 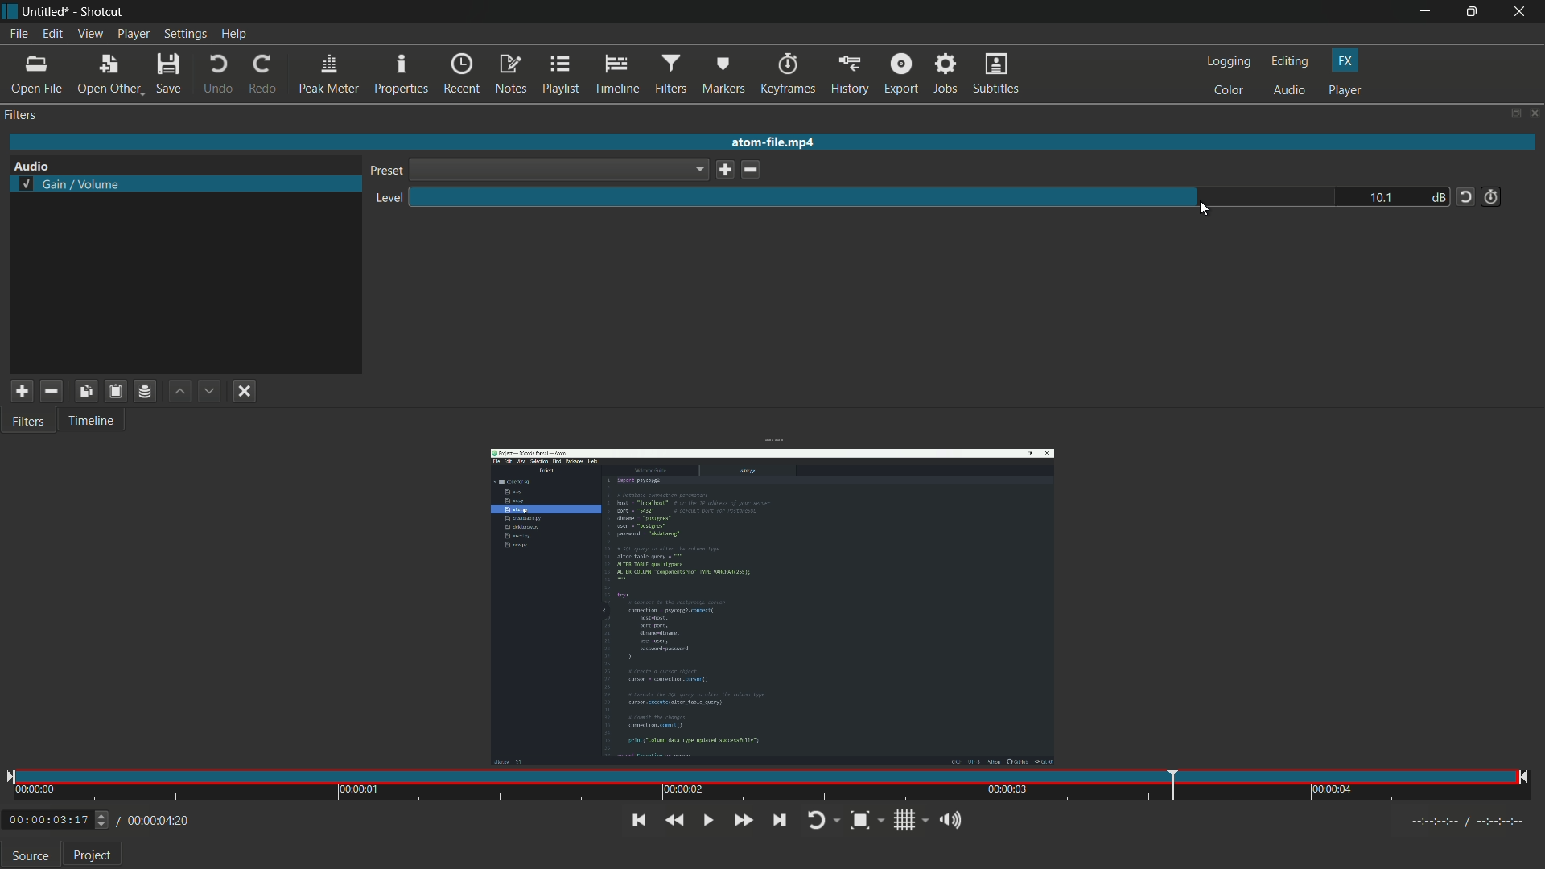 I want to click on skip to the previous point, so click(x=638, y=820).